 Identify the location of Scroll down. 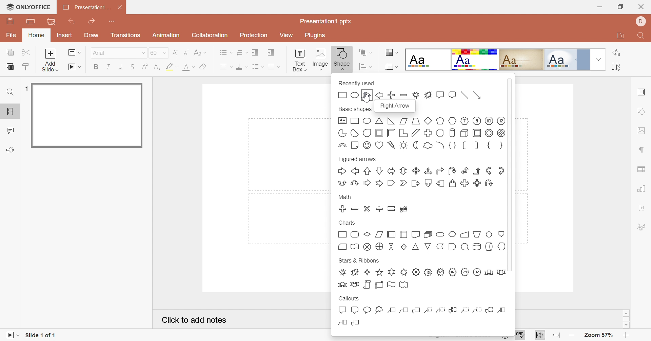
(627, 326).